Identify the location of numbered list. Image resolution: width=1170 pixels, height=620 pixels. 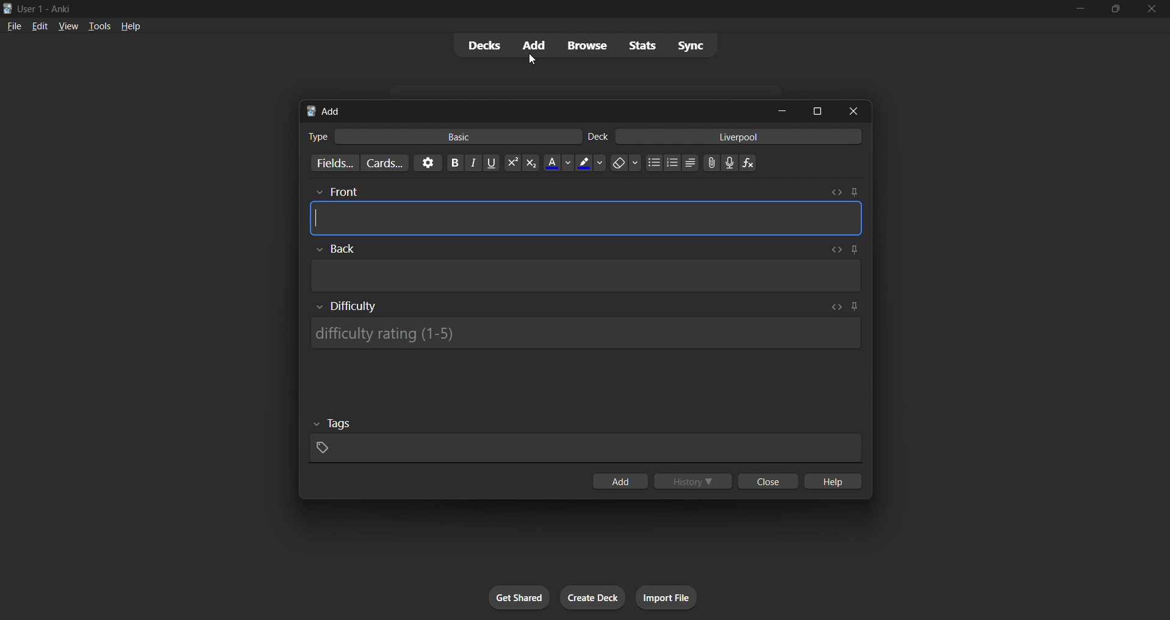
(673, 164).